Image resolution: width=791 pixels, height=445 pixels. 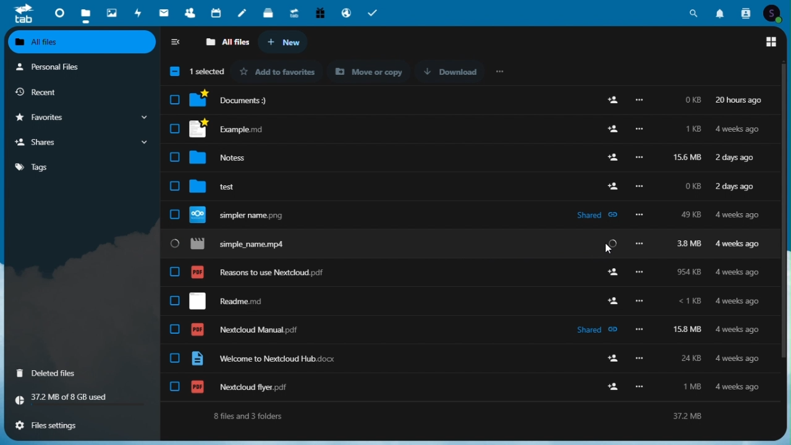 What do you see at coordinates (243, 14) in the screenshot?
I see `notes` at bounding box center [243, 14].